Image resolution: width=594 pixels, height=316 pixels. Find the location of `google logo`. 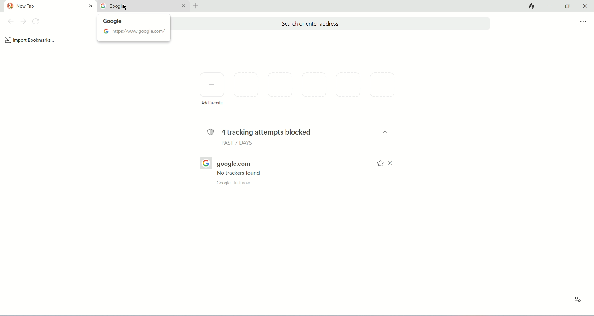

google logo is located at coordinates (103, 6).